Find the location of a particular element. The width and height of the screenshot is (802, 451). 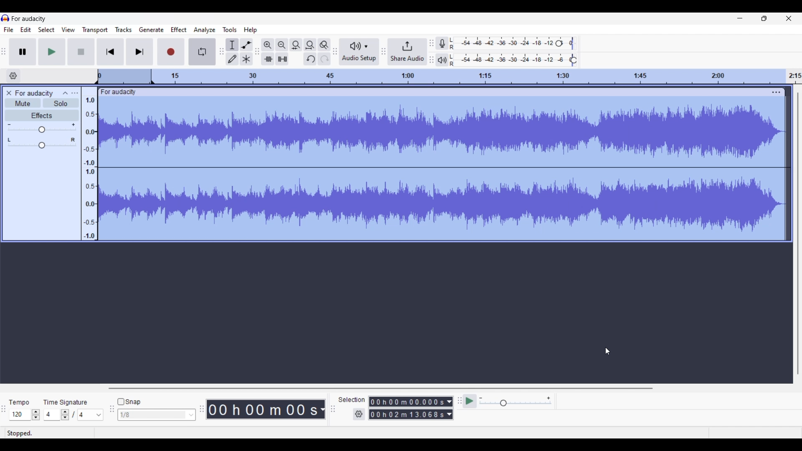

Generate menu is located at coordinates (152, 30).